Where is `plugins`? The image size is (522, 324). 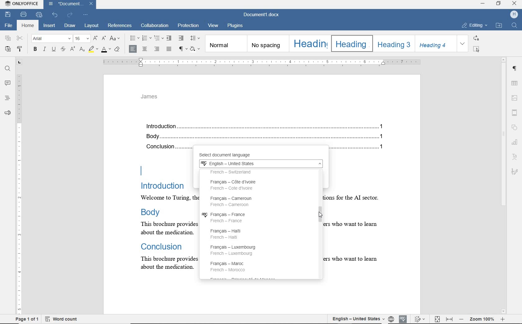 plugins is located at coordinates (235, 26).